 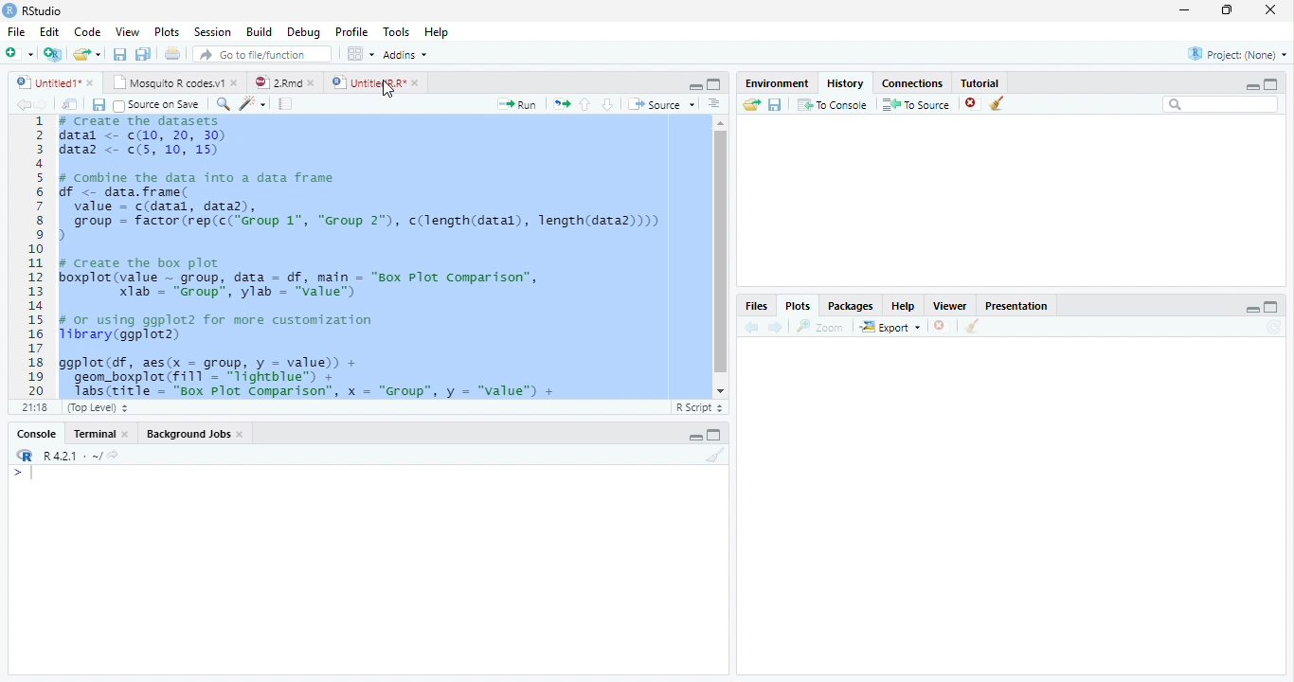 What do you see at coordinates (235, 82) in the screenshot?
I see `close` at bounding box center [235, 82].